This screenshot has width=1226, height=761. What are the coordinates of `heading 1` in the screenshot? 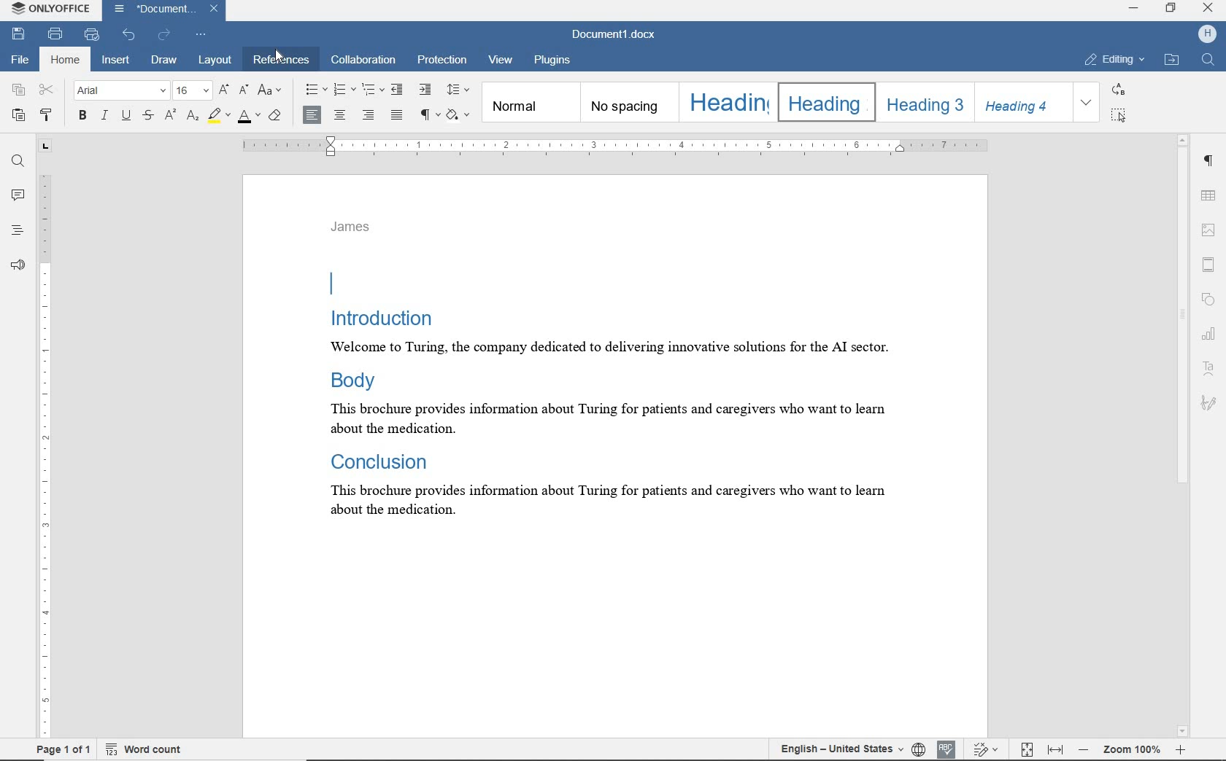 It's located at (727, 104).